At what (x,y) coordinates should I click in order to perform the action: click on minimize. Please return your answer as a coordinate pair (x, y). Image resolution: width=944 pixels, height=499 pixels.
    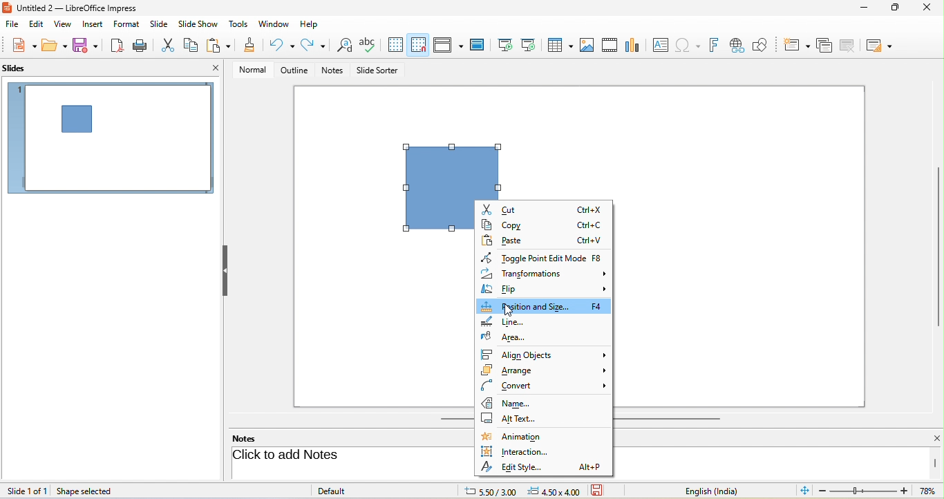
    Looking at the image, I should click on (861, 10).